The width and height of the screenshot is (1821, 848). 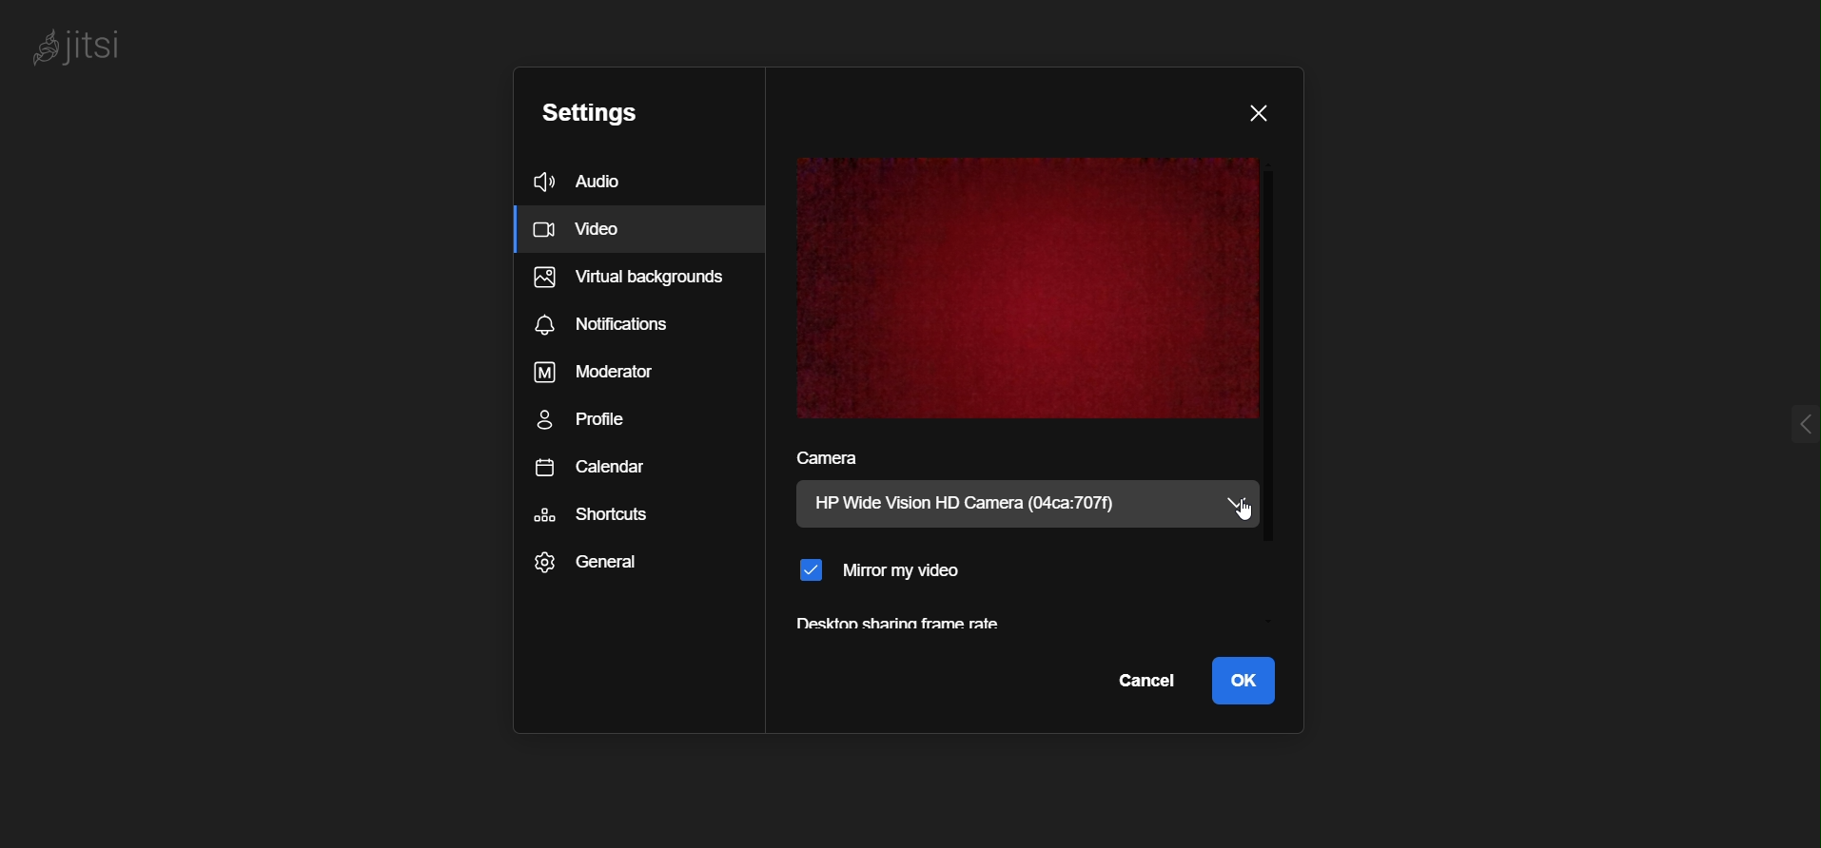 I want to click on cancel, so click(x=1145, y=682).